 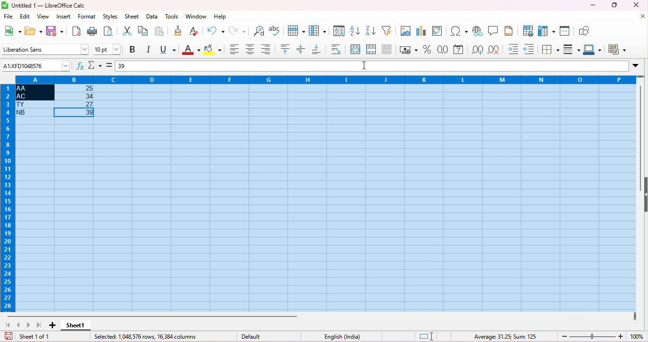 I want to click on tools, so click(x=171, y=17).